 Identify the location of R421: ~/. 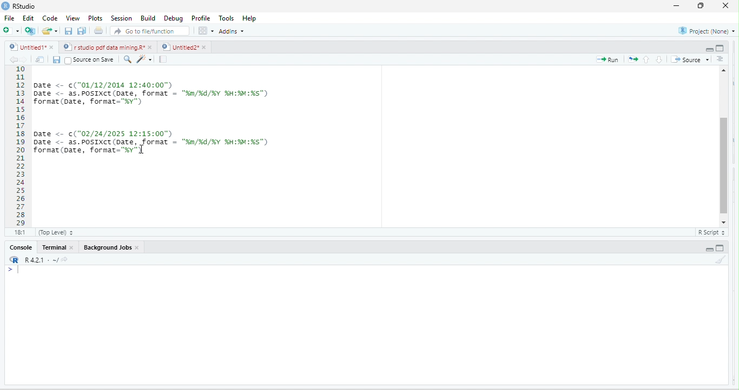
(45, 259).